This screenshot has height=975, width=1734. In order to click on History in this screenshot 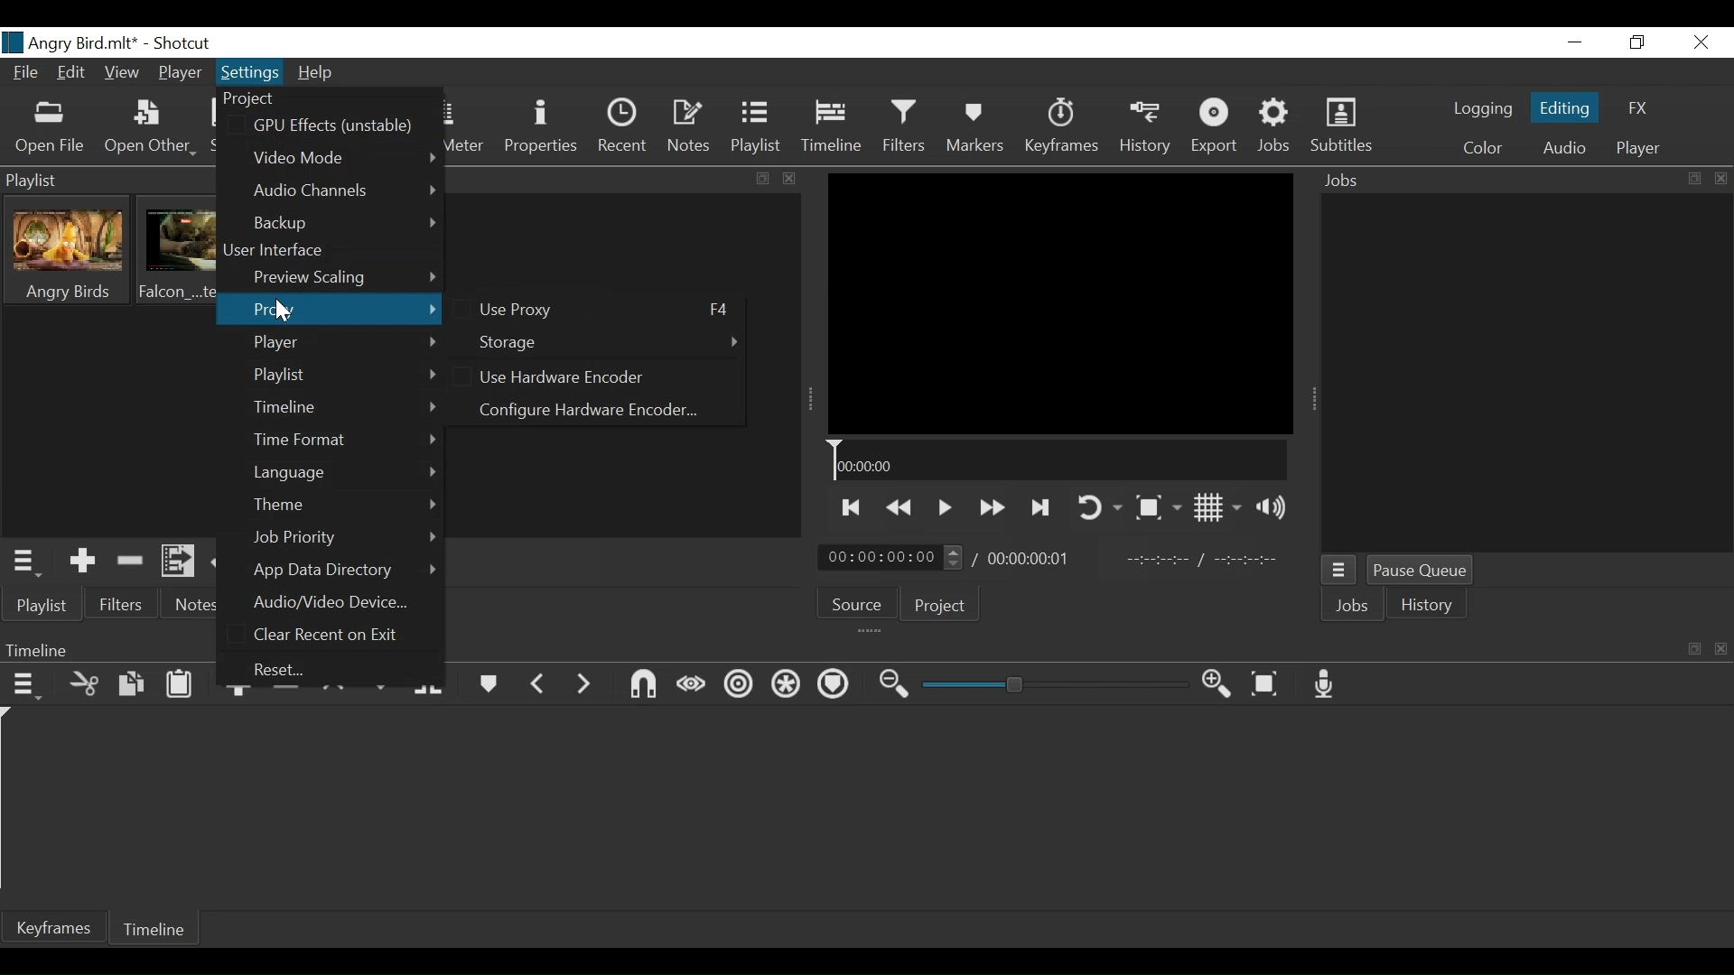, I will do `click(1428, 606)`.